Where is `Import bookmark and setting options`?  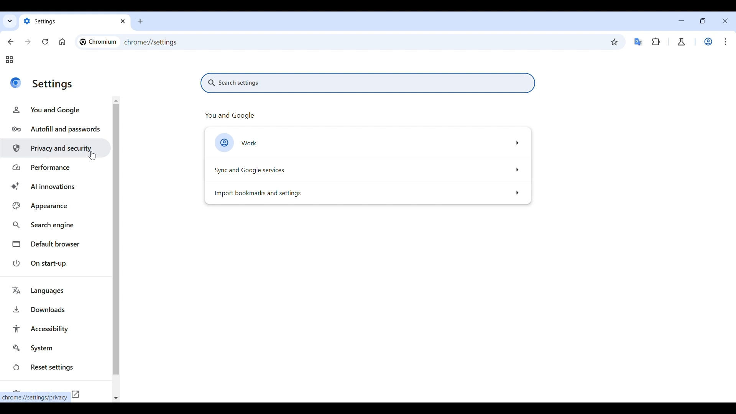
Import bookmark and setting options is located at coordinates (367, 194).